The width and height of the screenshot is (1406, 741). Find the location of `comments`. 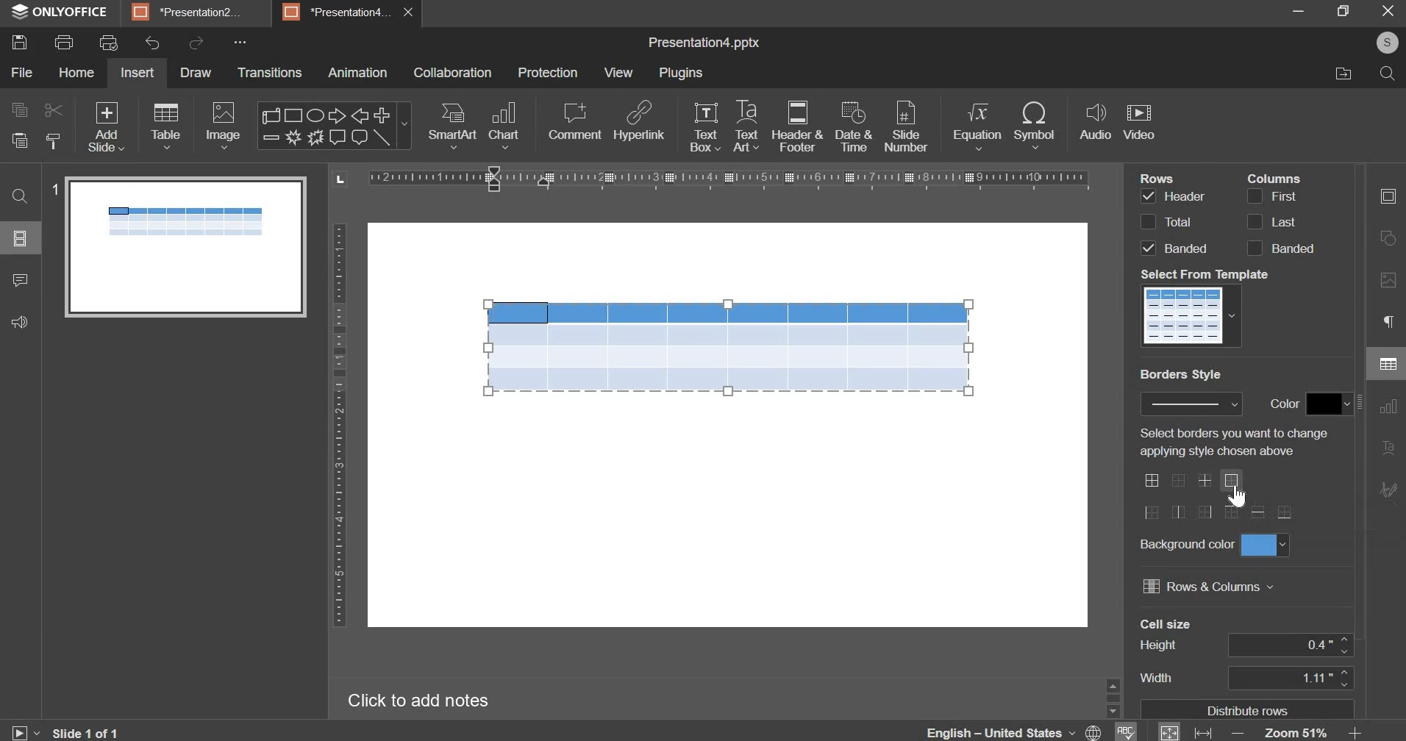

comments is located at coordinates (19, 280).